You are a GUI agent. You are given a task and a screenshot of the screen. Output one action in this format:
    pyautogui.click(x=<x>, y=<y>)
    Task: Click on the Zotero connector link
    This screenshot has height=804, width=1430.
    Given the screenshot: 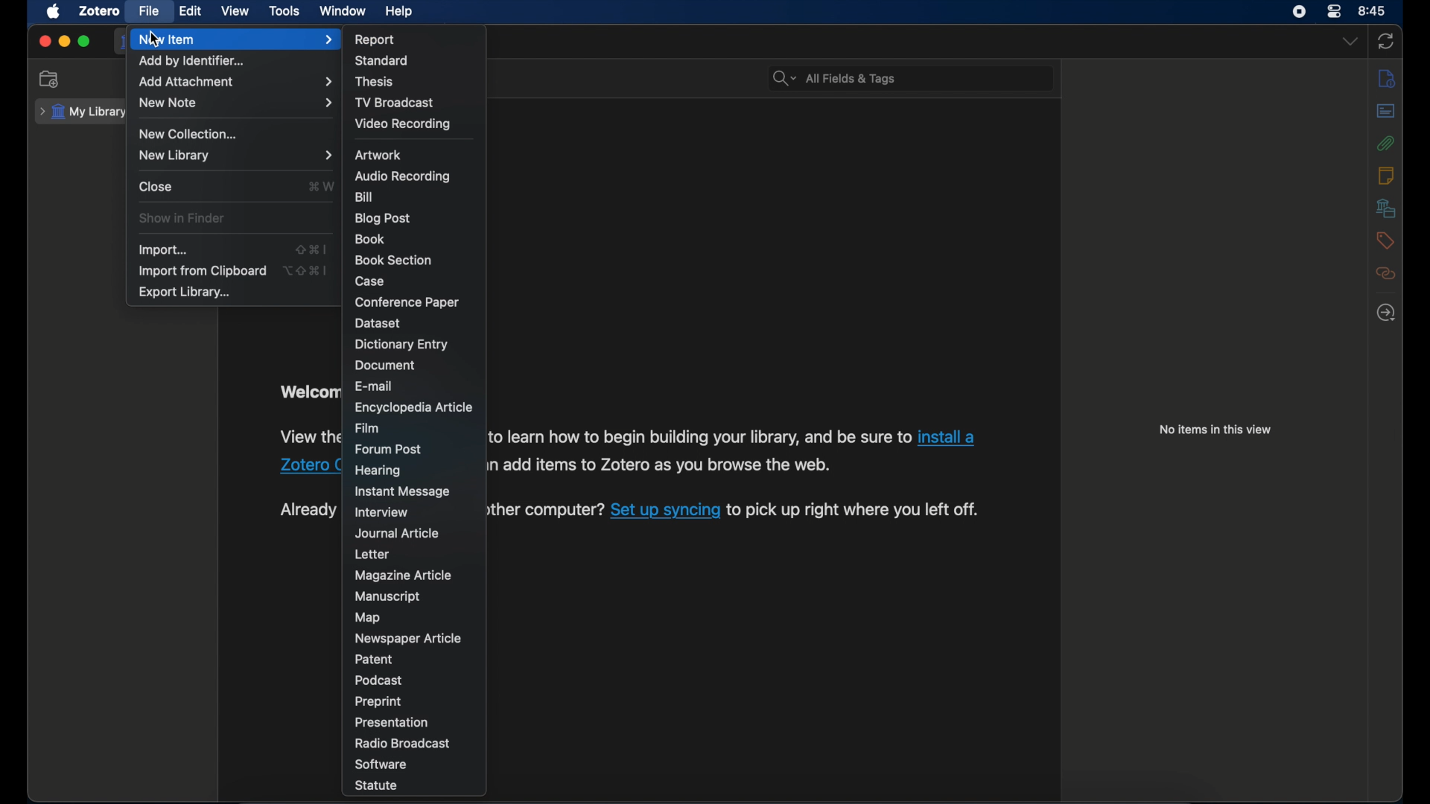 What is the action you would take?
    pyautogui.click(x=310, y=465)
    